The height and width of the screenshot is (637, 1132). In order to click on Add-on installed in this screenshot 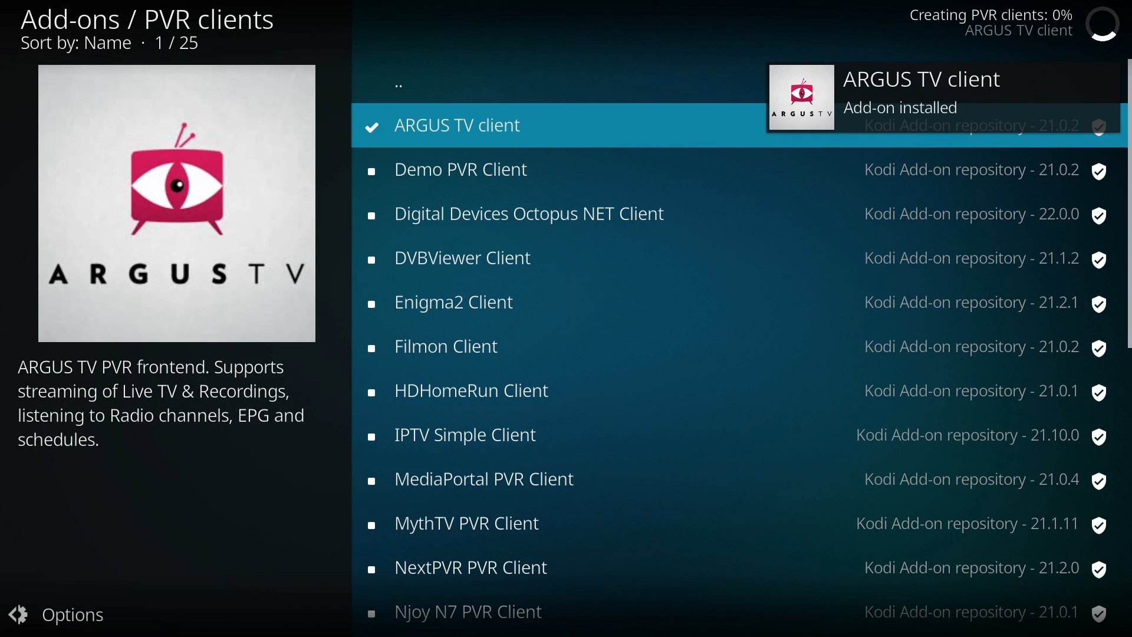, I will do `click(910, 109)`.